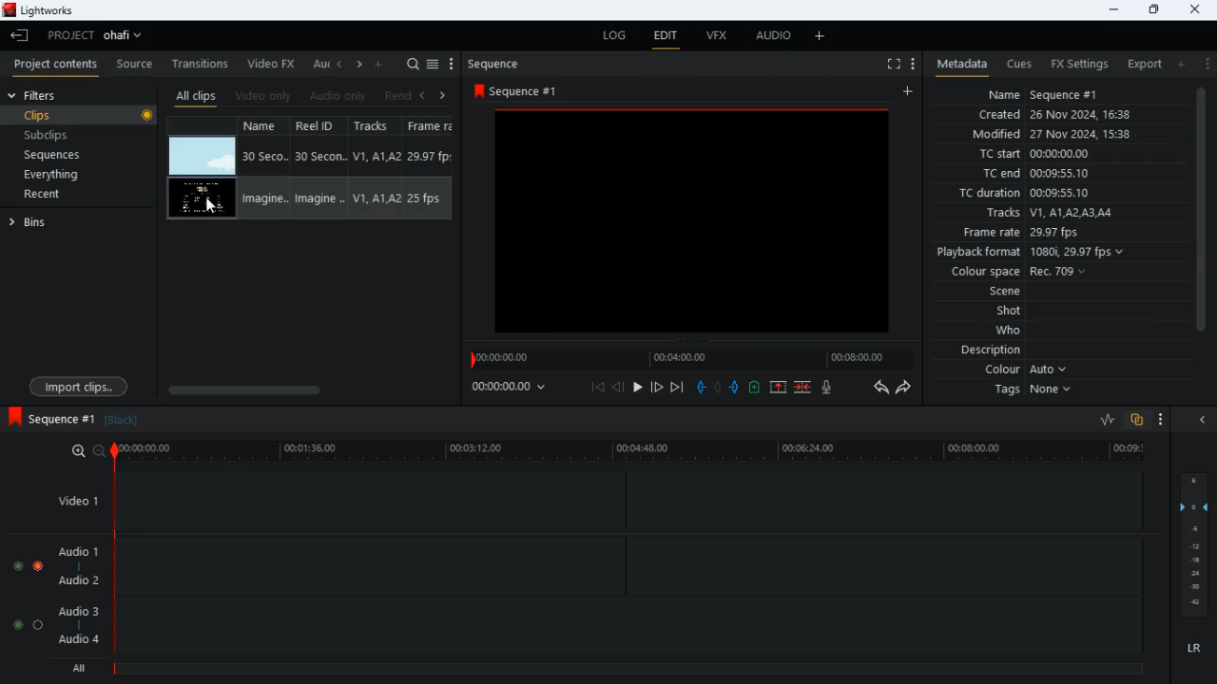 The width and height of the screenshot is (1217, 684). What do you see at coordinates (779, 388) in the screenshot?
I see `up` at bounding box center [779, 388].